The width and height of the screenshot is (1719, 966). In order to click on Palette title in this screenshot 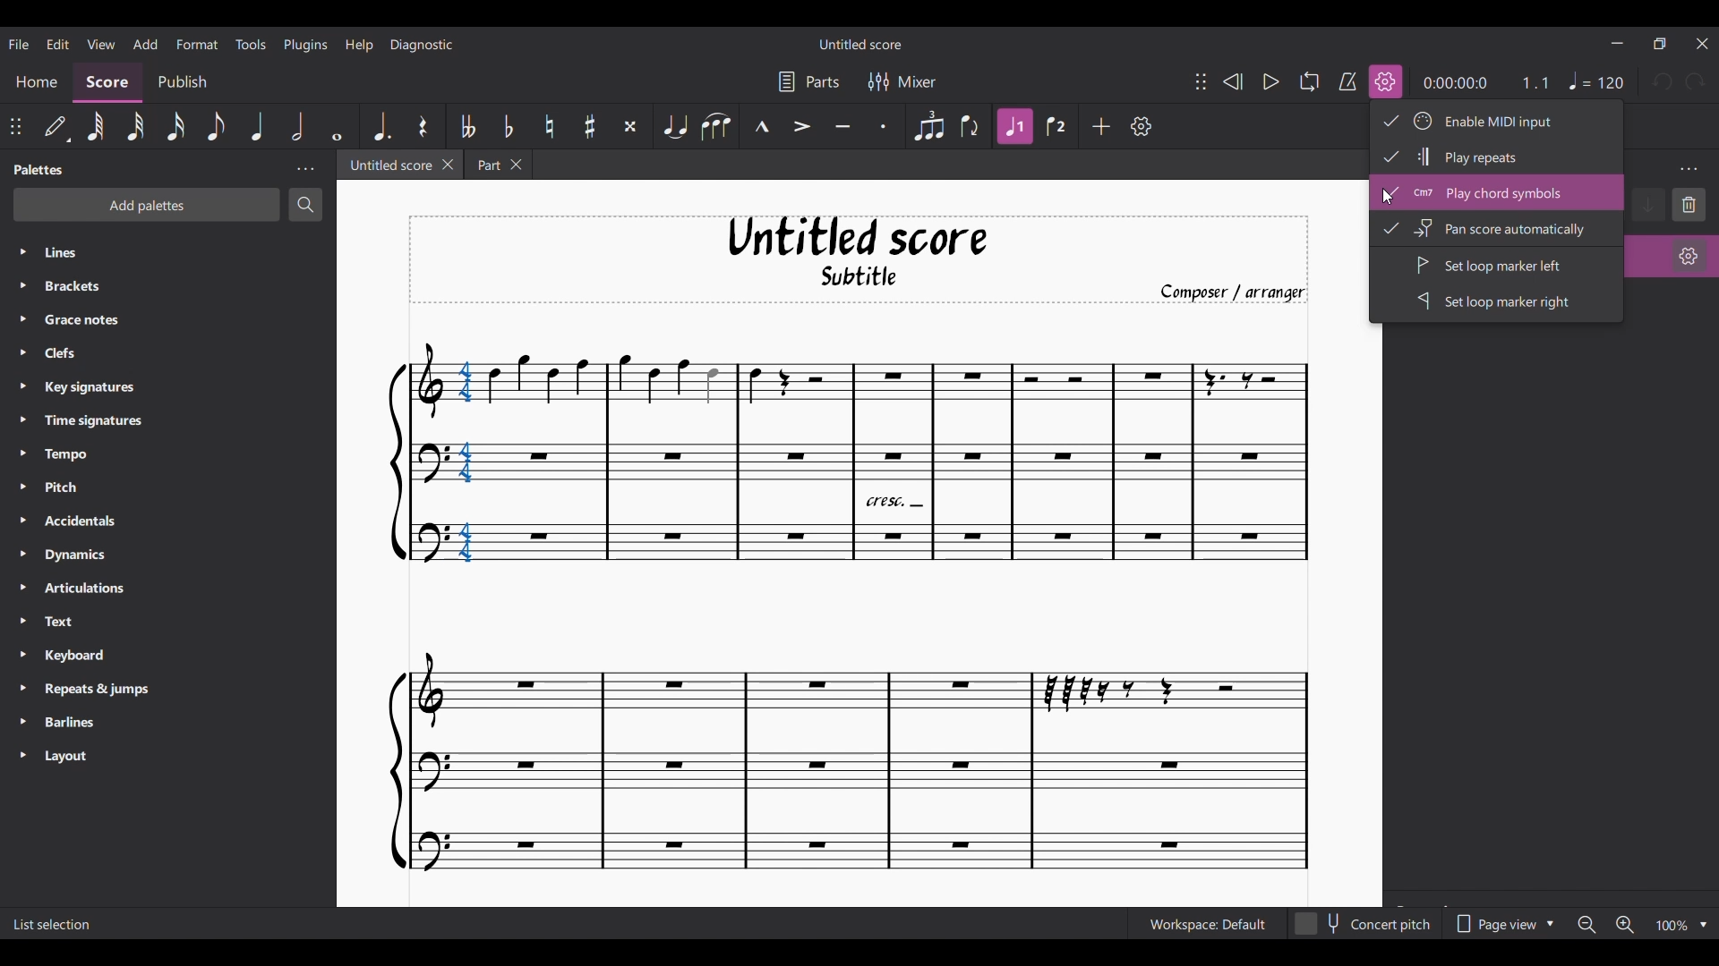, I will do `click(38, 170)`.